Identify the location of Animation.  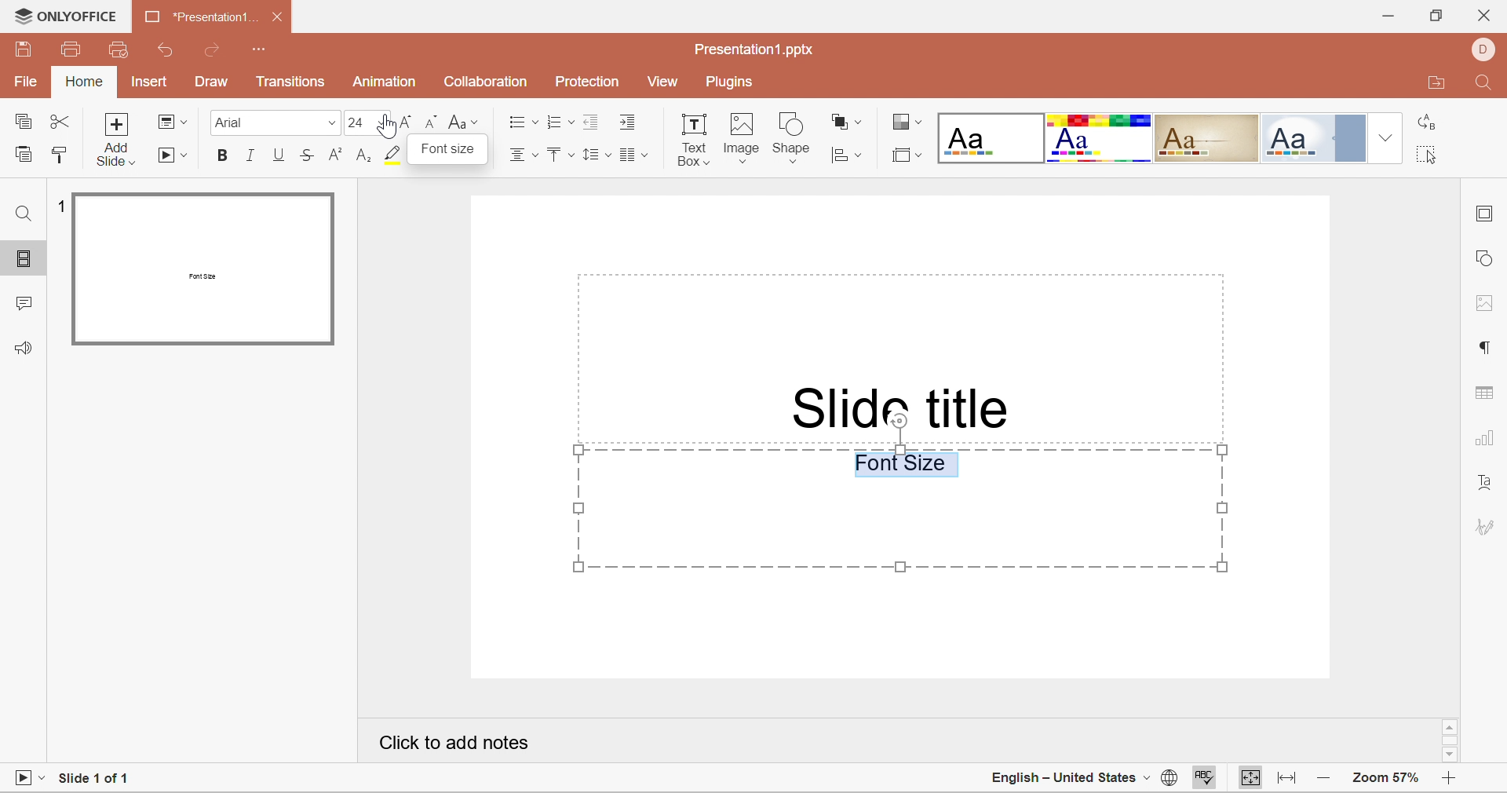
(384, 82).